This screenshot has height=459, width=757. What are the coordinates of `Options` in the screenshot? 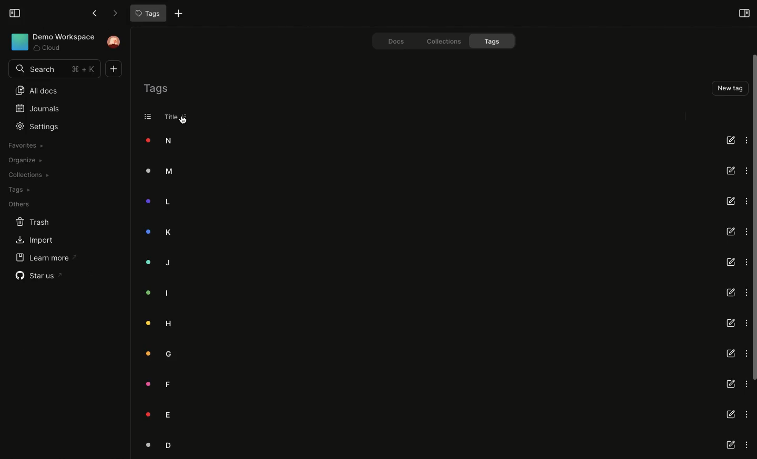 It's located at (746, 414).